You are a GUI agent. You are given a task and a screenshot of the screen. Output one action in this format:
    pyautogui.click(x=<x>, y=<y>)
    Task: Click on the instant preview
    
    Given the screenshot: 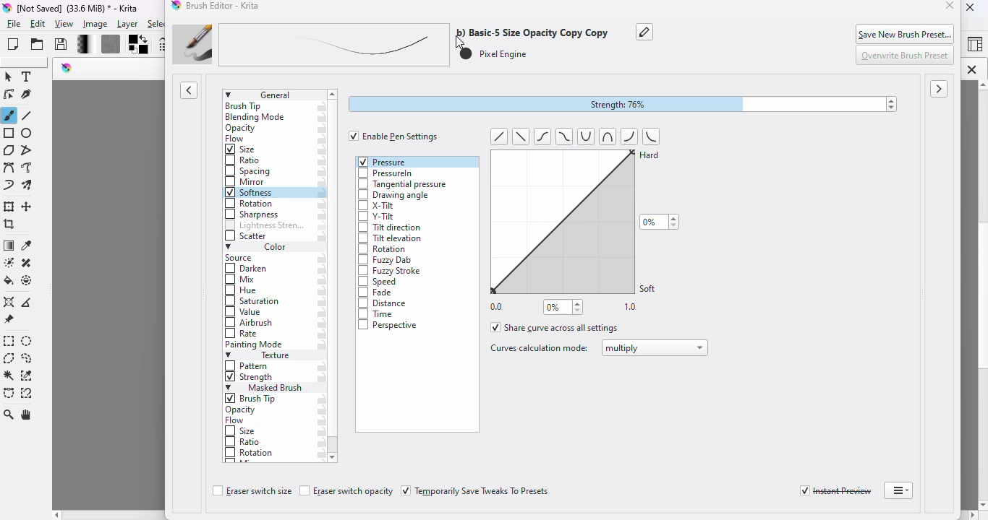 What is the action you would take?
    pyautogui.click(x=835, y=491)
    